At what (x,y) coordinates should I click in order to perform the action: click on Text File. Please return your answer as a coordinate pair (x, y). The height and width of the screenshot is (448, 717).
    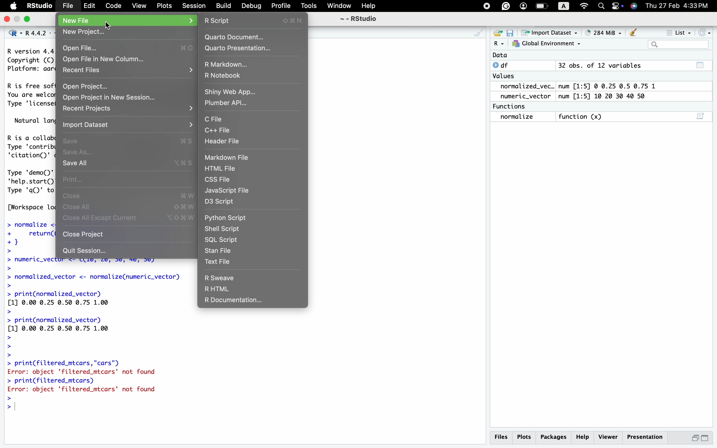
    Looking at the image, I should click on (220, 261).